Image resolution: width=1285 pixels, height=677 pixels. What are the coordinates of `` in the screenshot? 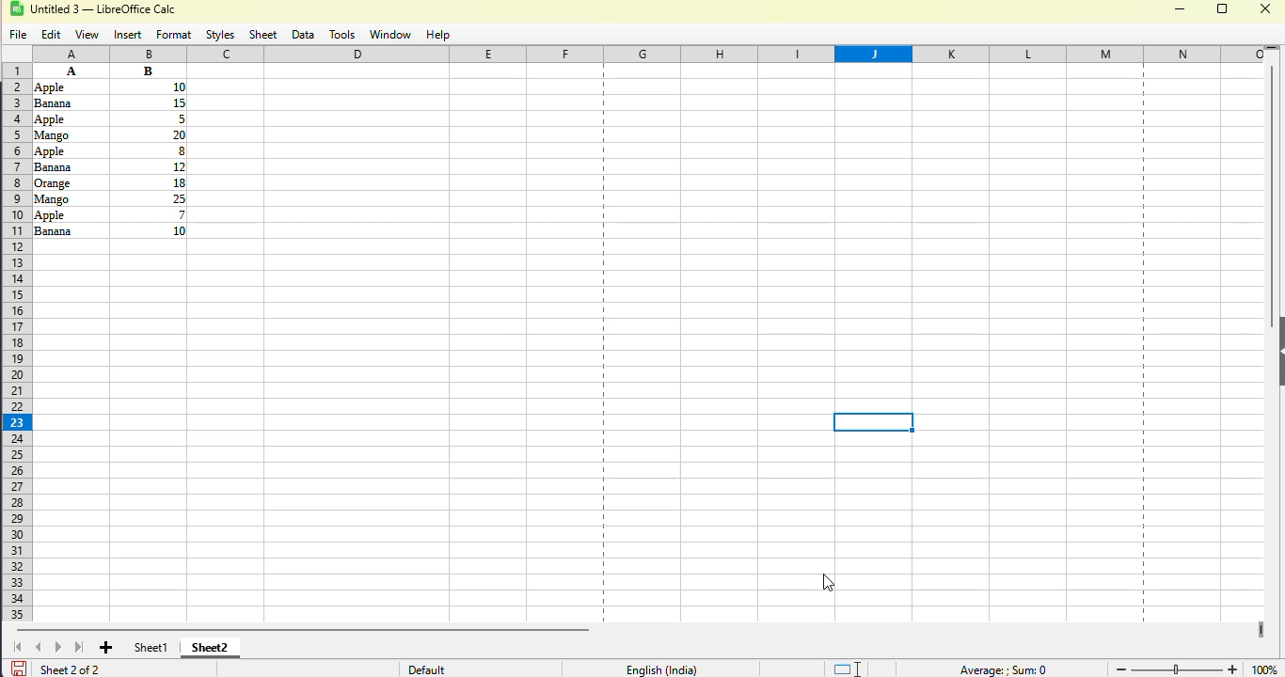 It's located at (67, 103).